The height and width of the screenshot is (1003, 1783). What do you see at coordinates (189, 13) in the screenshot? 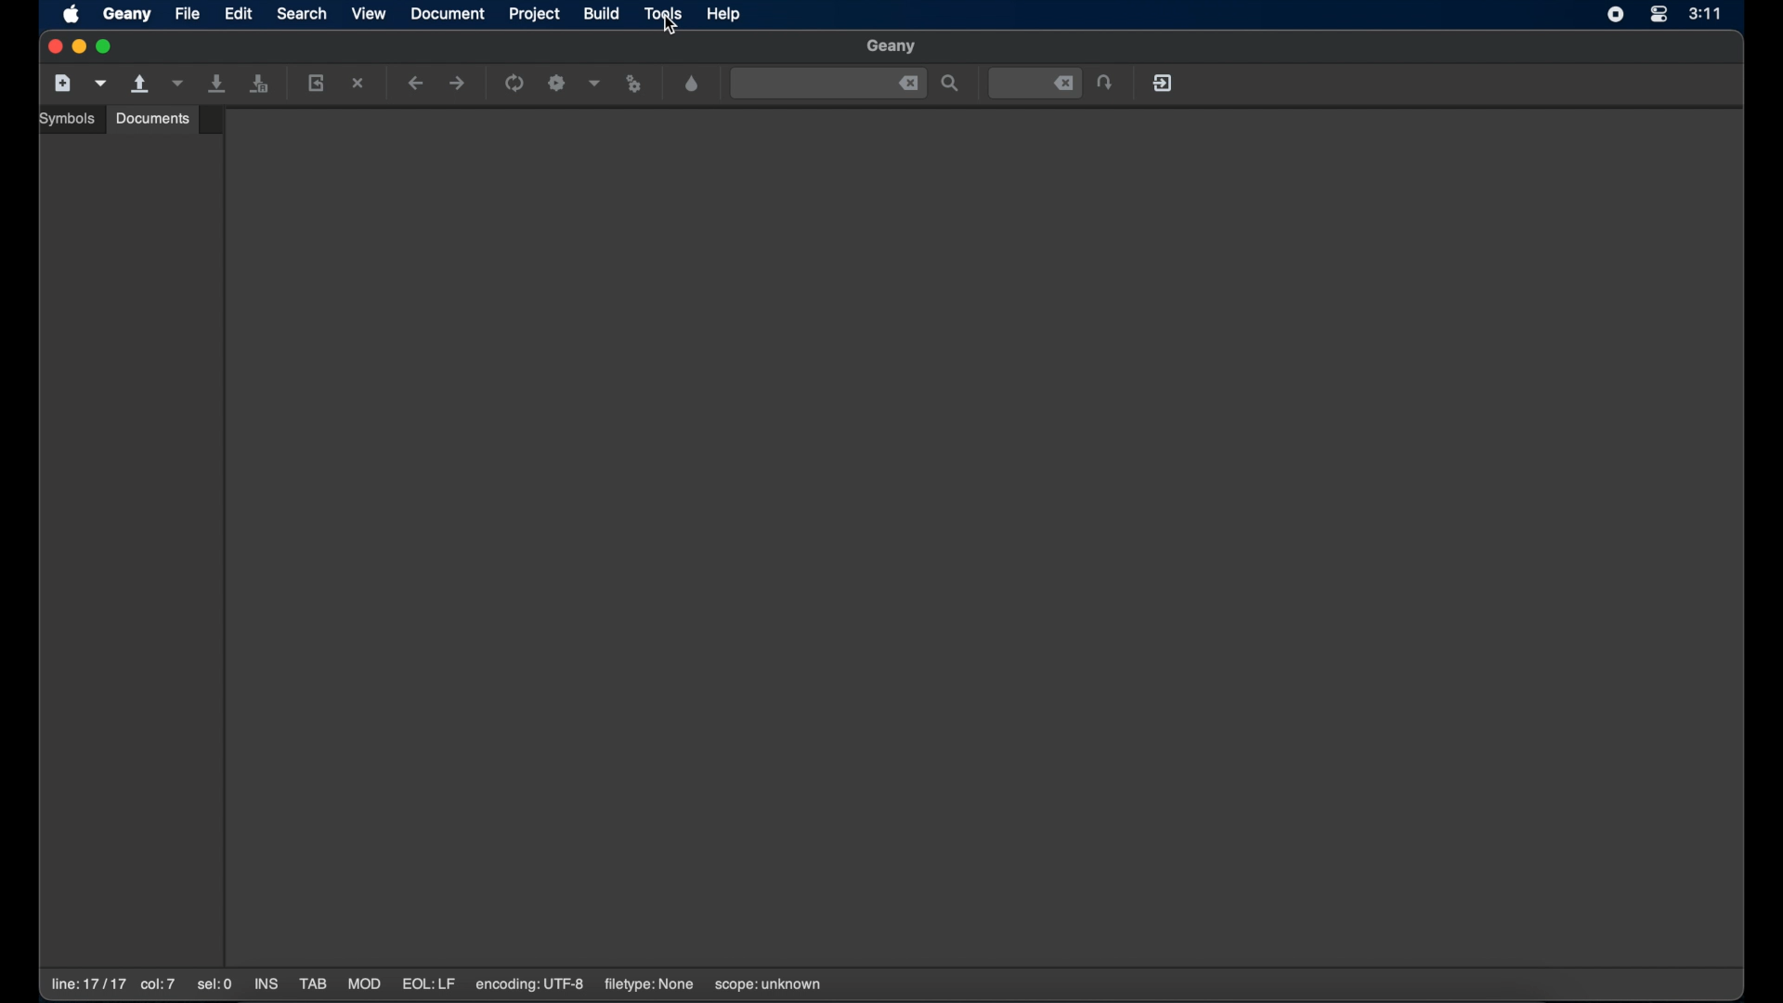
I see `file` at bounding box center [189, 13].